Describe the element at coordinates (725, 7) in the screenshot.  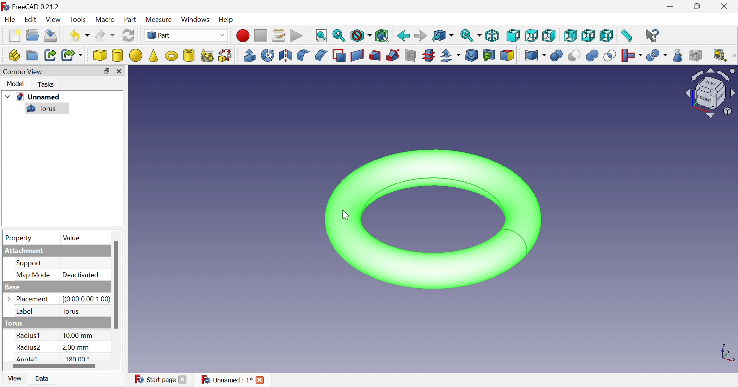
I see `Close` at that location.